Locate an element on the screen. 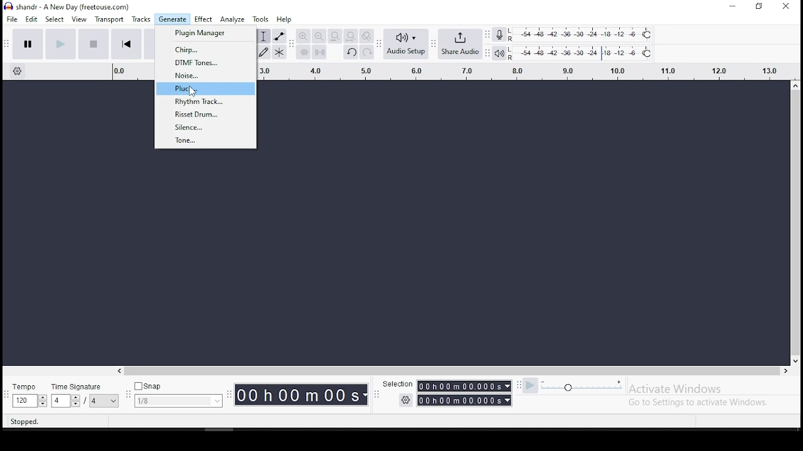 The image size is (803, 451). zoom out is located at coordinates (319, 36).